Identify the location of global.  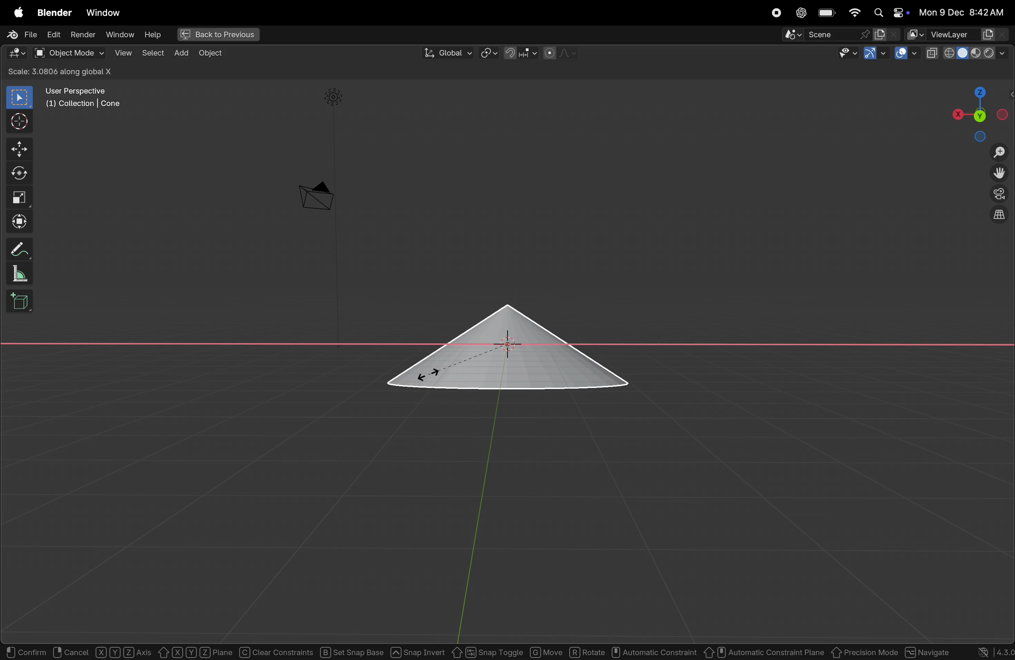
(447, 53).